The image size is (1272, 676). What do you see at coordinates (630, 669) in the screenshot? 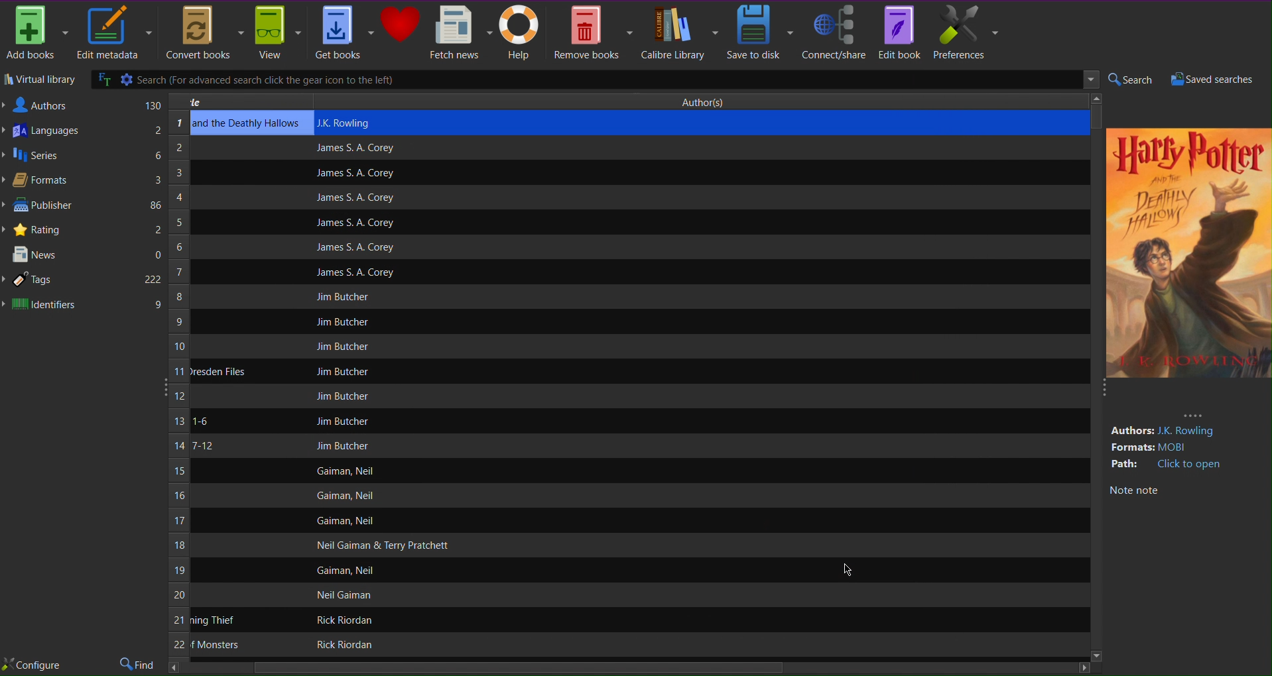
I see `Scrollbar` at bounding box center [630, 669].